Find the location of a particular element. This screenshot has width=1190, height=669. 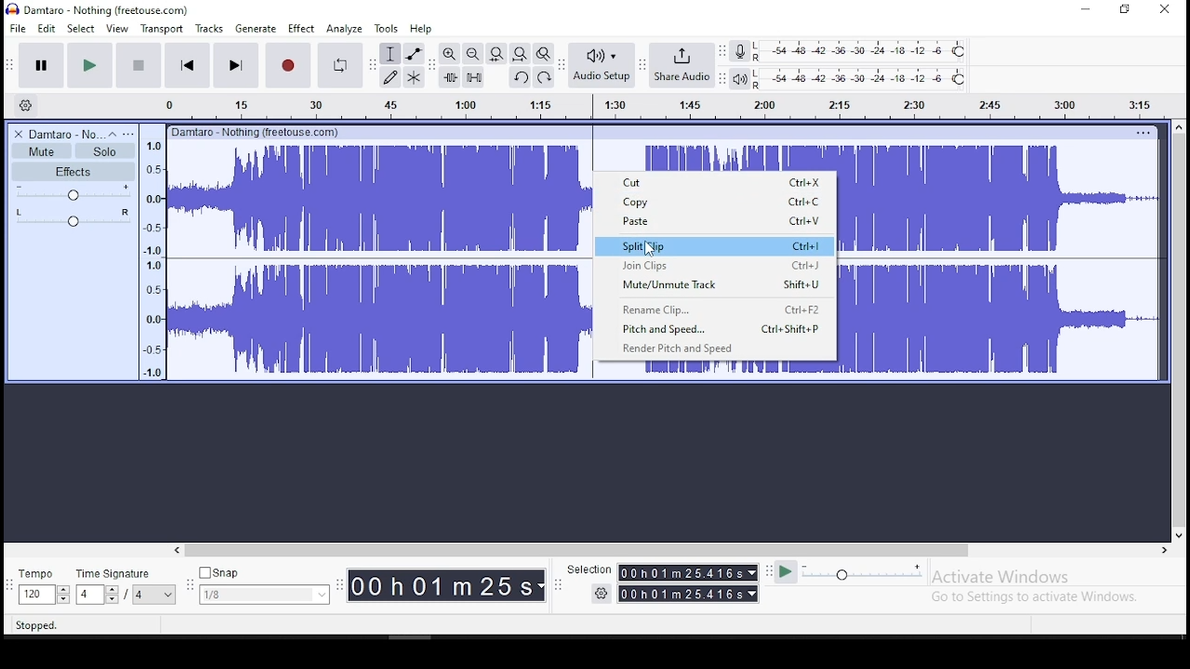

time menu is located at coordinates (687, 594).